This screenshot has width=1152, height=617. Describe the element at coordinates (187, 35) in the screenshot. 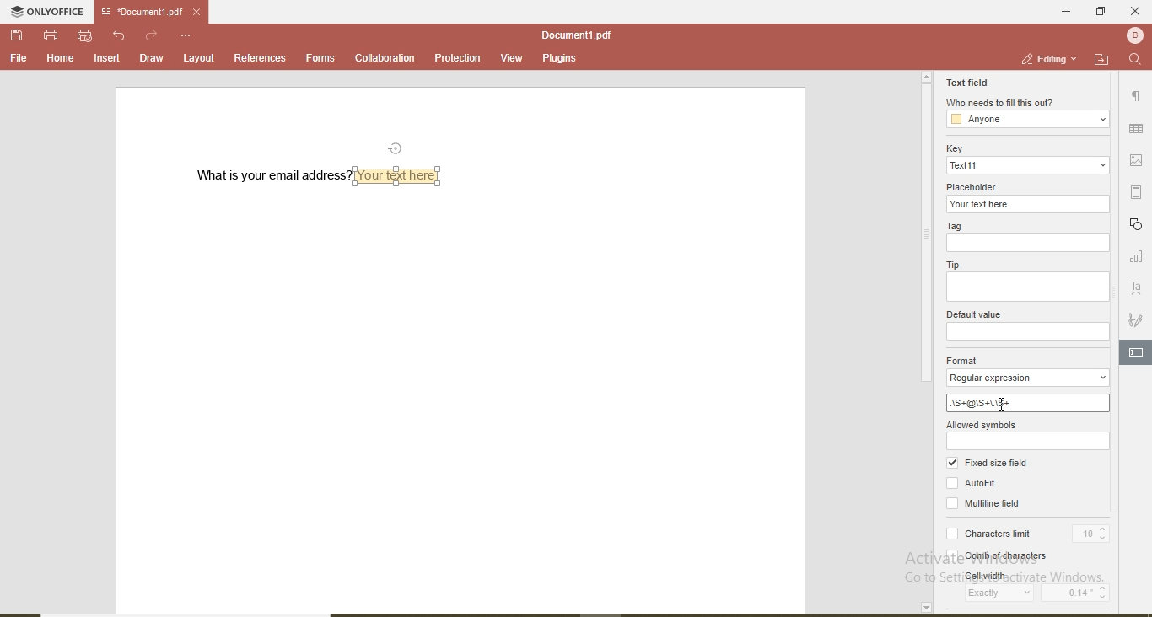

I see `customise quick access toolbar` at that location.